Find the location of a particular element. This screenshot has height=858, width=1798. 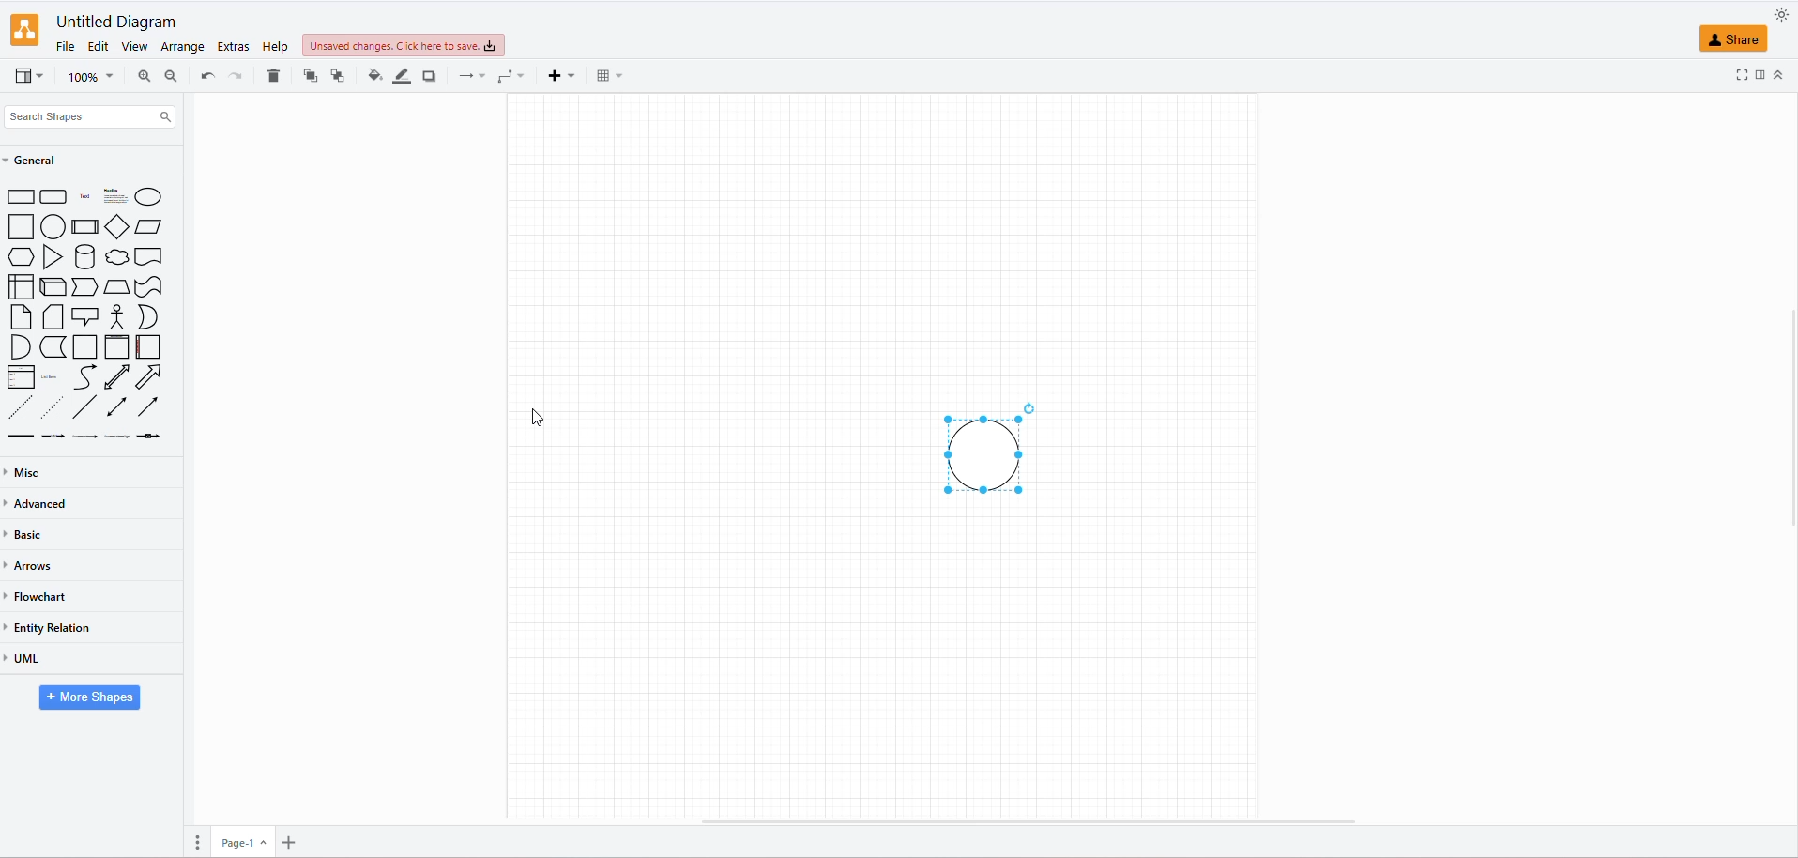

LIST ITEM is located at coordinates (51, 378).